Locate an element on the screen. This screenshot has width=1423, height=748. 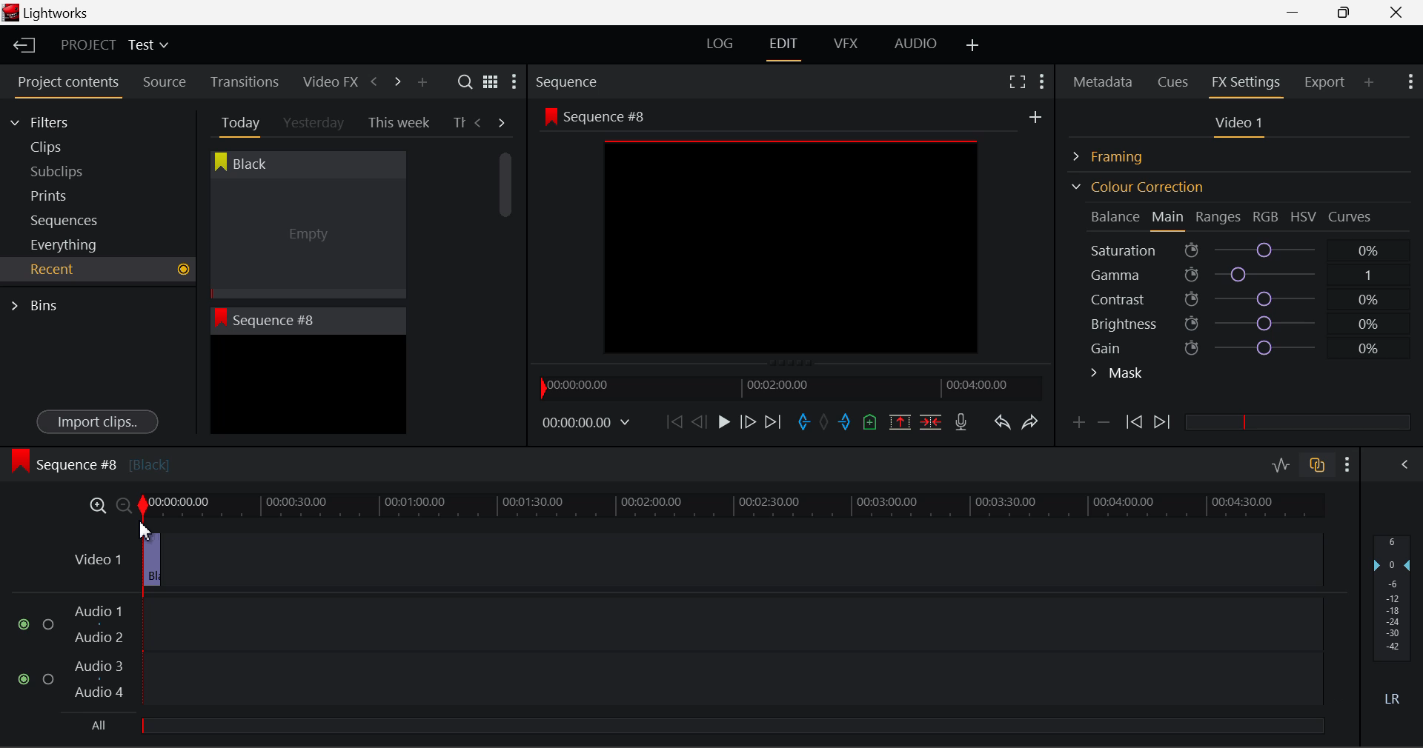
slider is located at coordinates (1297, 421).